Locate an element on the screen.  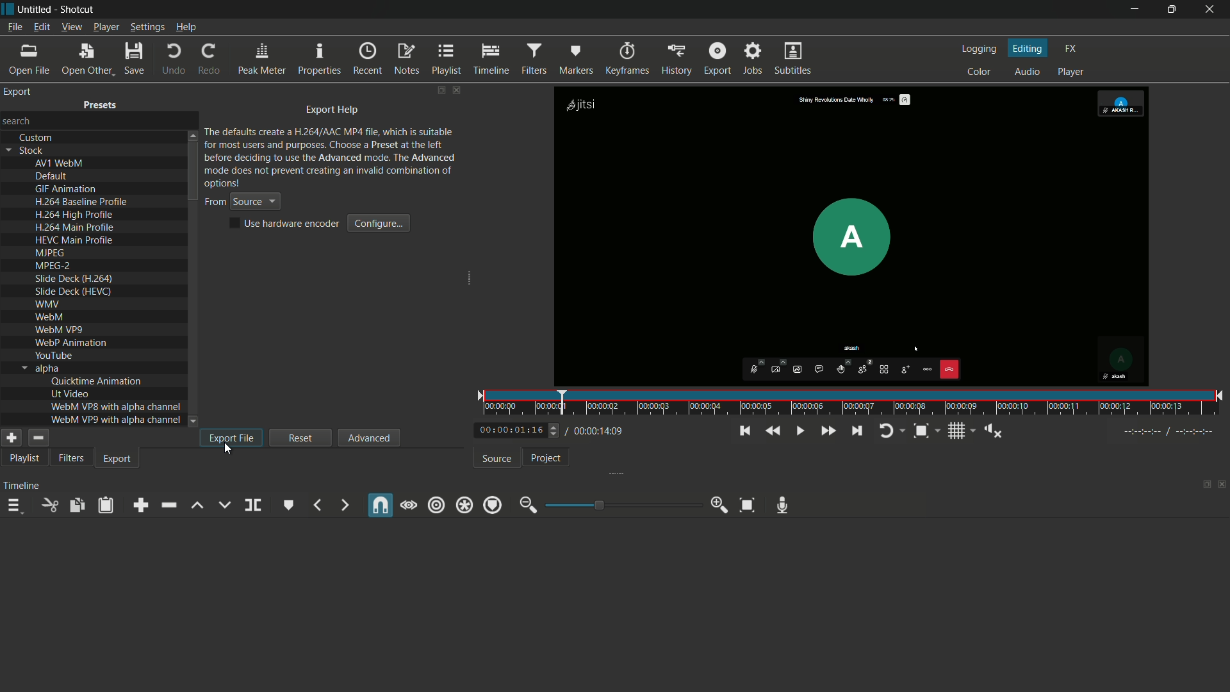
zoom timeline to fit is located at coordinates (748, 505).